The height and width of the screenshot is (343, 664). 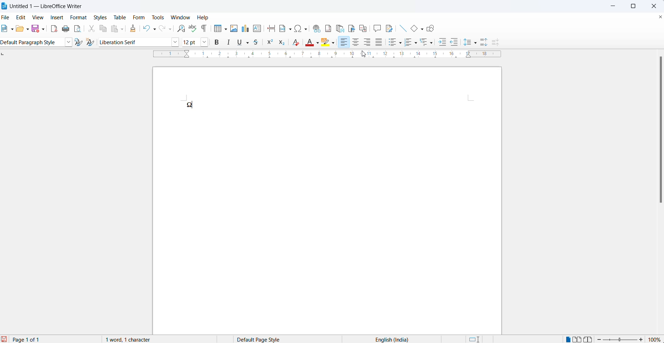 What do you see at coordinates (408, 43) in the screenshot?
I see `toggle ordered list` at bounding box center [408, 43].